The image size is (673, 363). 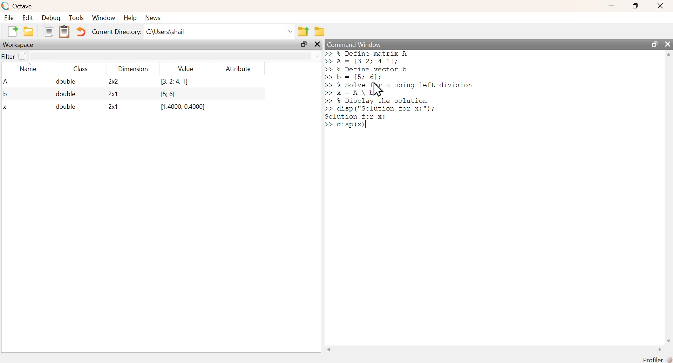 I want to click on dimension, so click(x=133, y=70).